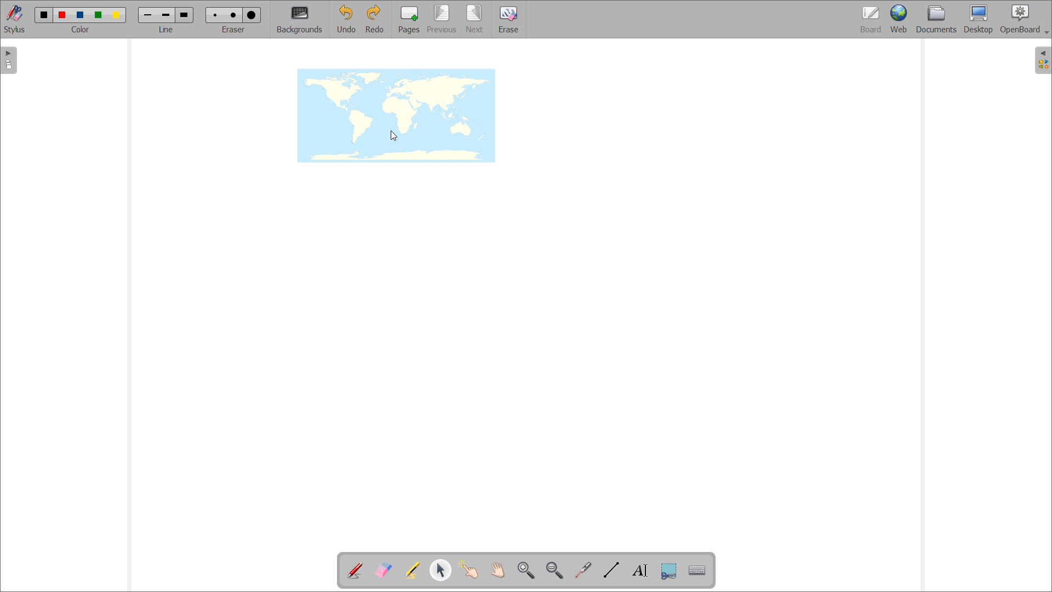 Image resolution: width=1052 pixels, height=592 pixels. I want to click on virtual laser pointer, so click(584, 570).